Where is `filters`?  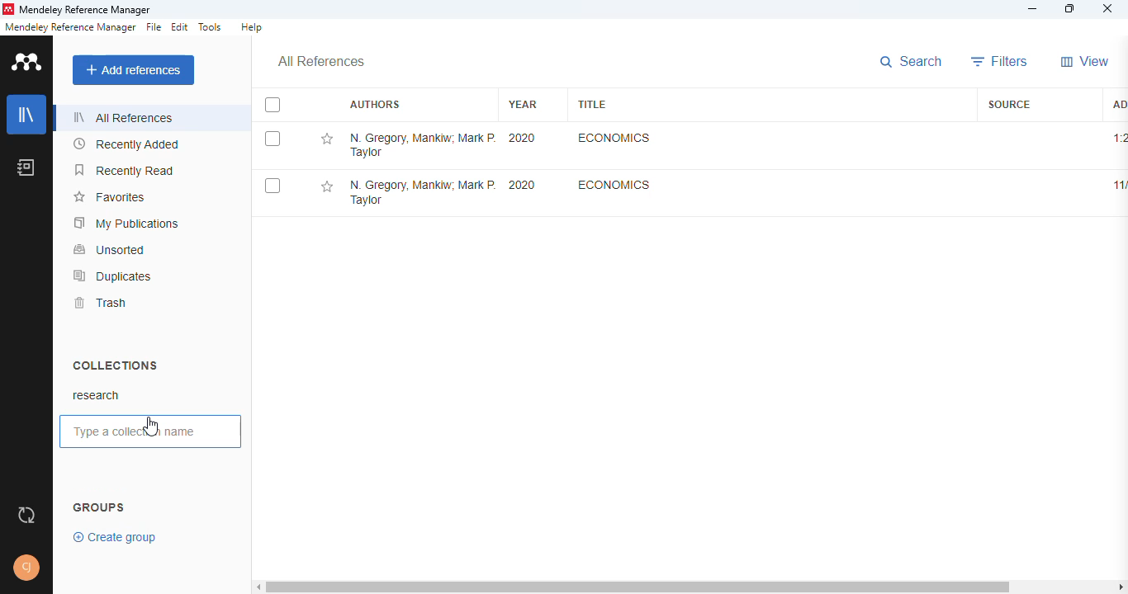
filters is located at coordinates (1000, 61).